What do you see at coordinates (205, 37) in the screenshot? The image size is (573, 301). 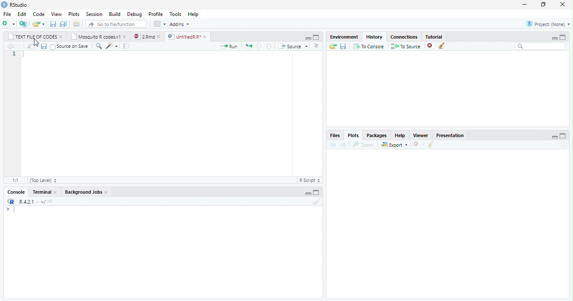 I see `close` at bounding box center [205, 37].